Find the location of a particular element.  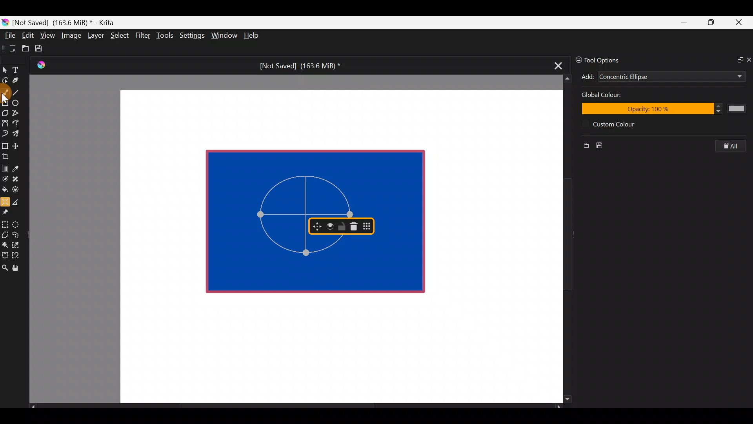

Settings is located at coordinates (193, 37).